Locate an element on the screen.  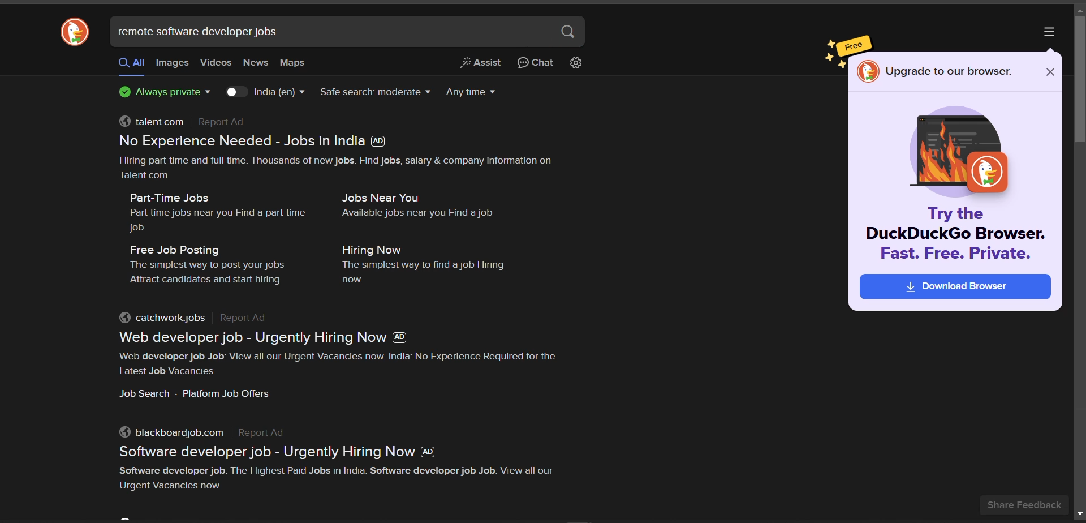
image is located at coordinates (953, 152).